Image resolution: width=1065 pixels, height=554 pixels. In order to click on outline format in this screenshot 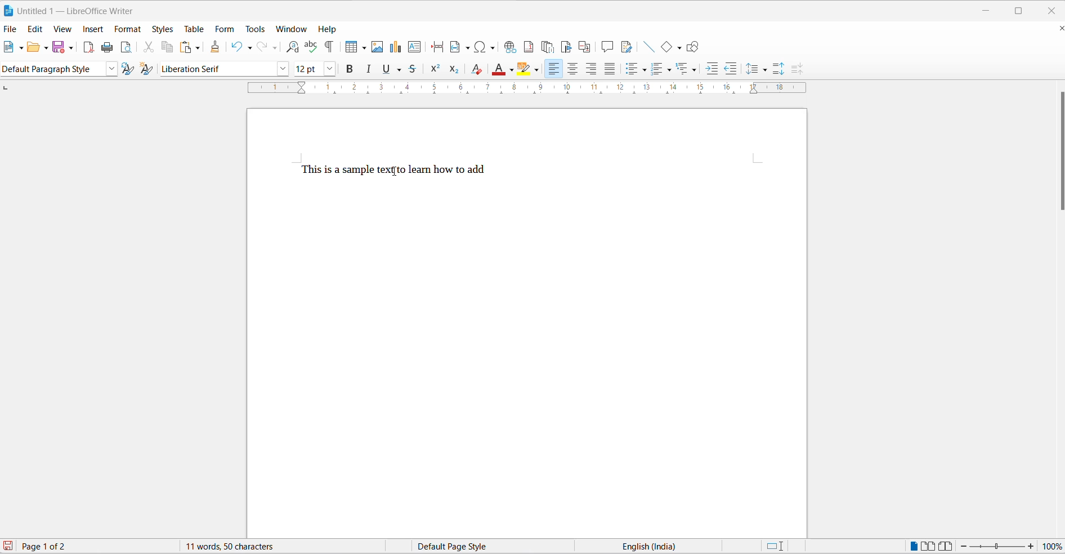, I will do `click(686, 69)`.